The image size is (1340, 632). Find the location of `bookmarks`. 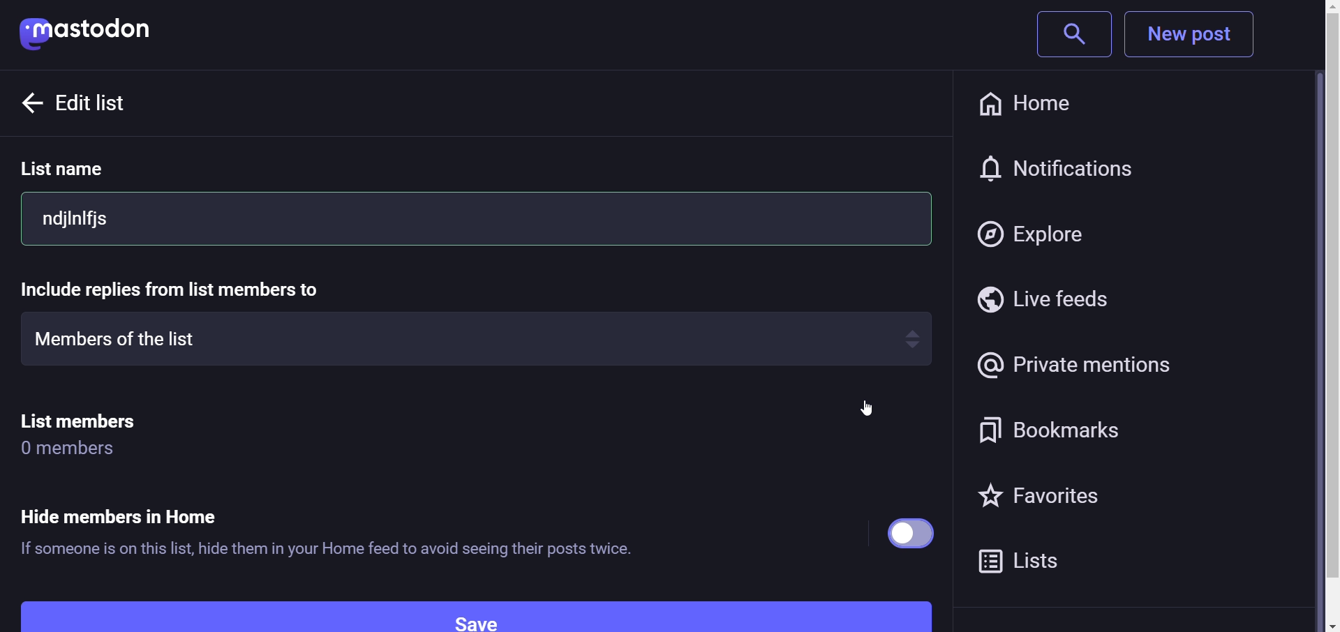

bookmarks is located at coordinates (1041, 432).